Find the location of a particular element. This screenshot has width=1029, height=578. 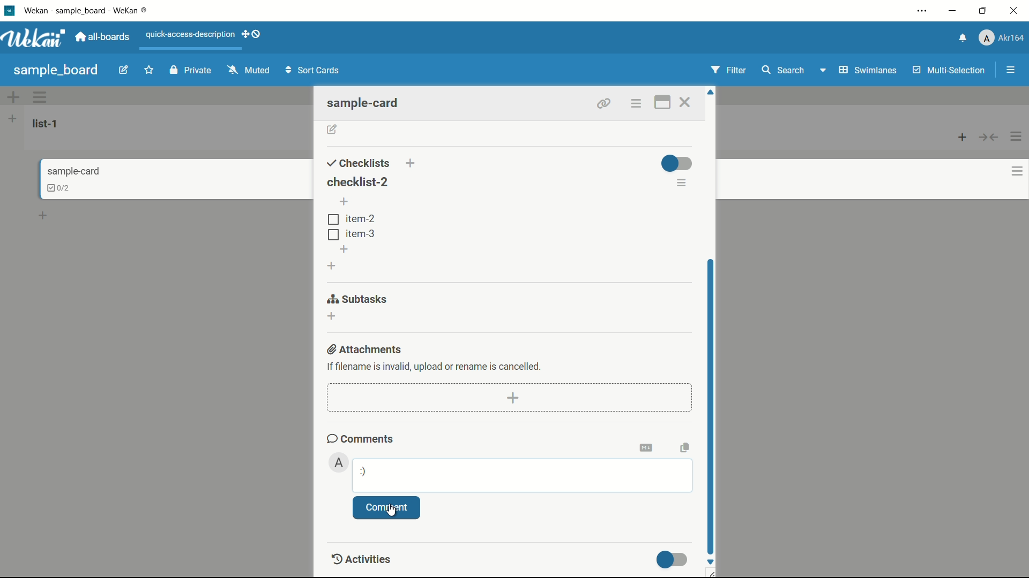

add list is located at coordinates (12, 119).